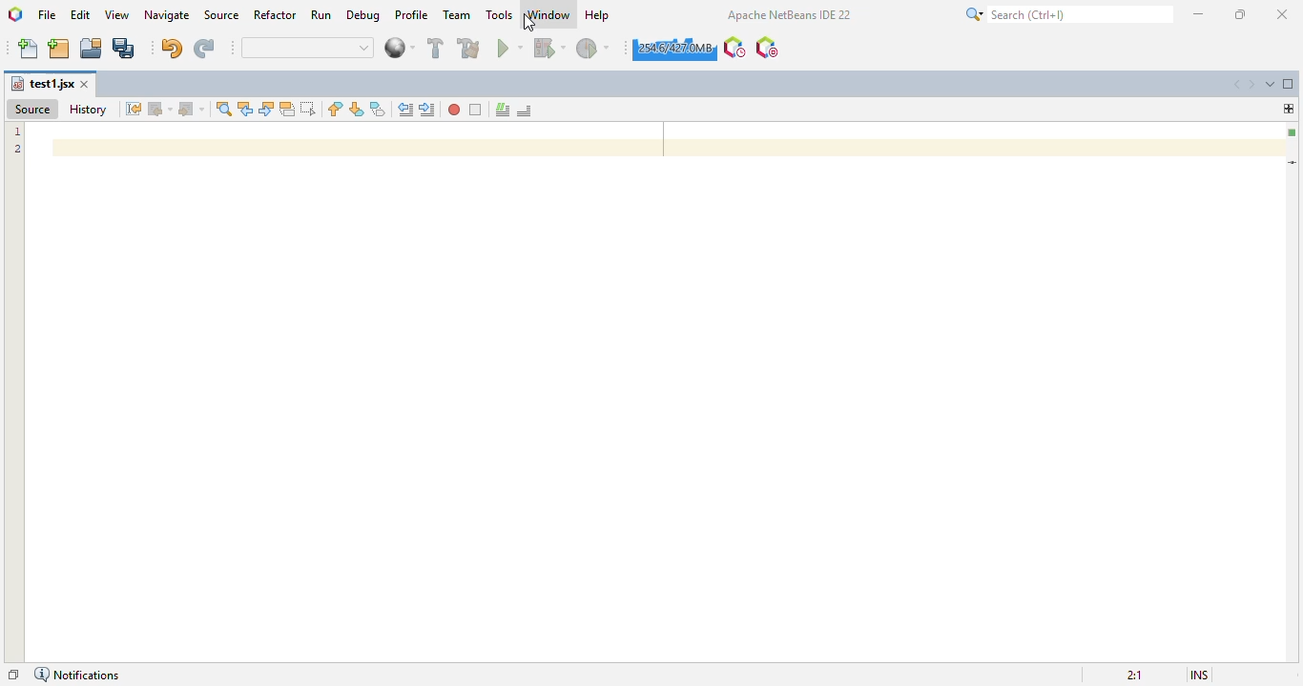  What do you see at coordinates (12, 675) in the screenshot?
I see `restore window group` at bounding box center [12, 675].